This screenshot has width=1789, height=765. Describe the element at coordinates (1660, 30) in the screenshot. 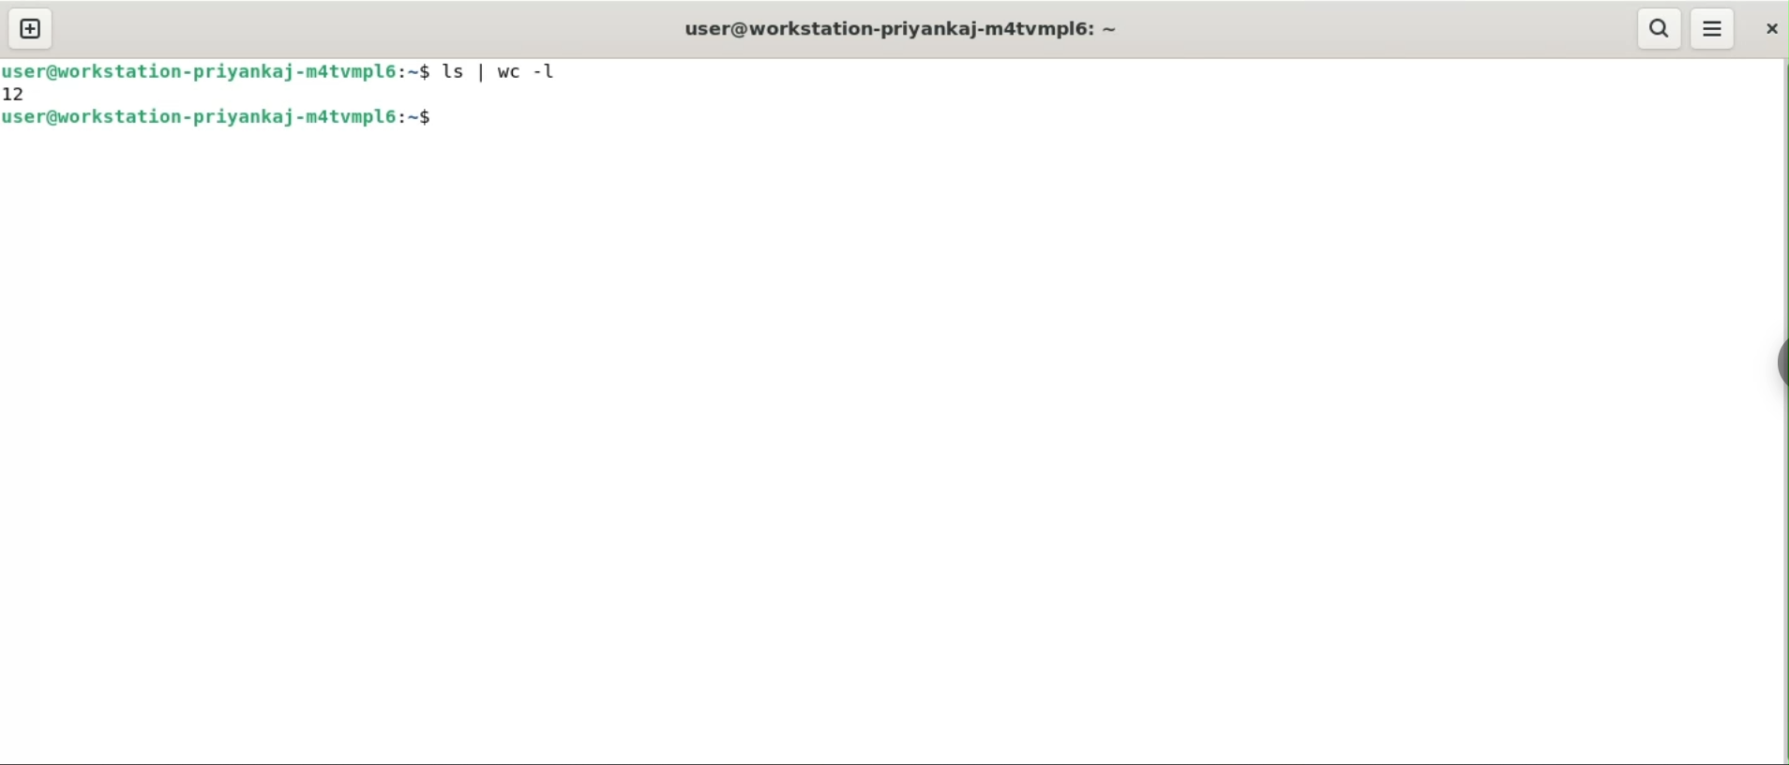

I see `search` at that location.